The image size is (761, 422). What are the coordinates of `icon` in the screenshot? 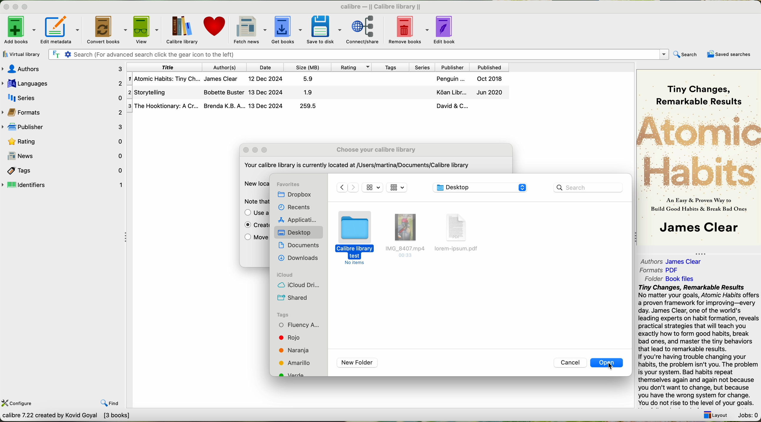 It's located at (397, 187).